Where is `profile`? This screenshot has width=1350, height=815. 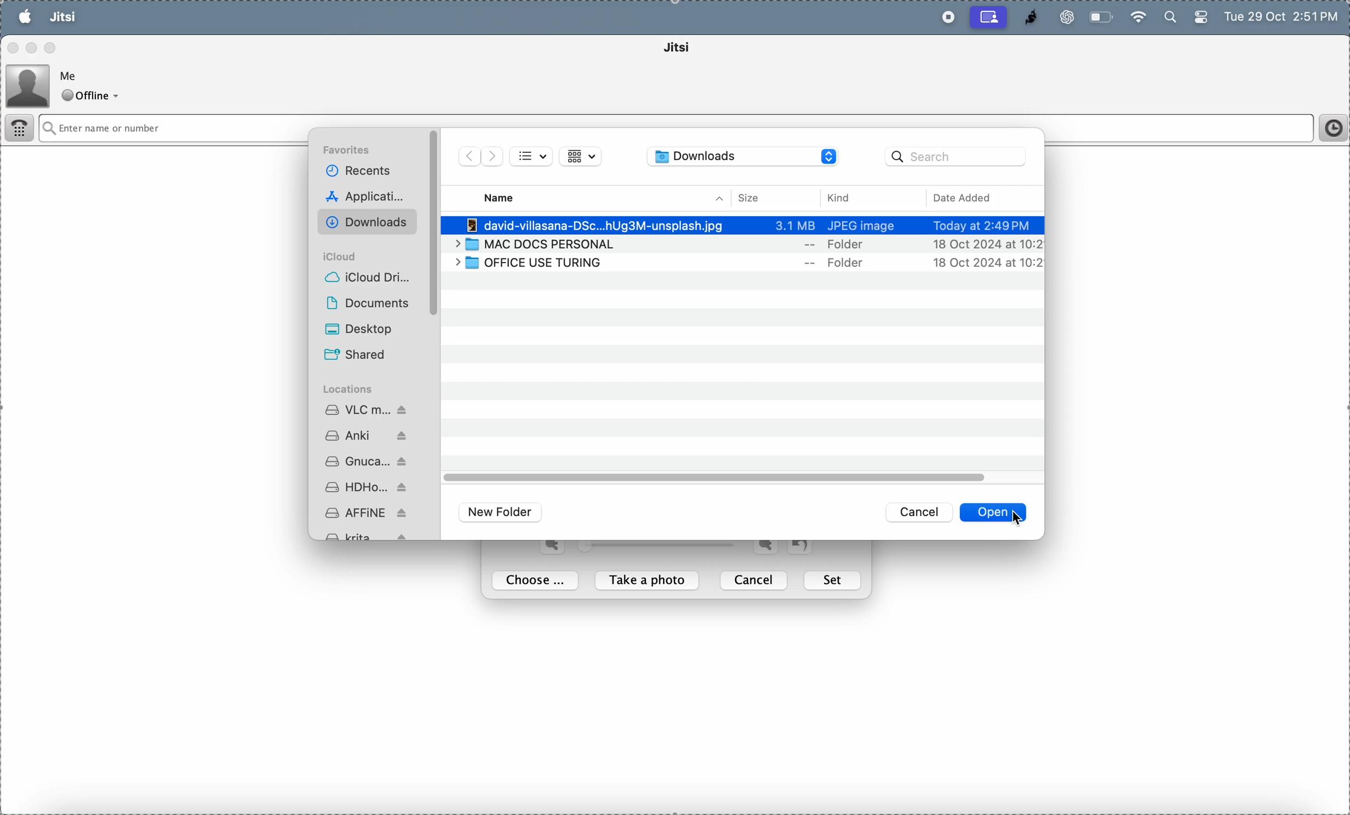
profile is located at coordinates (28, 84).